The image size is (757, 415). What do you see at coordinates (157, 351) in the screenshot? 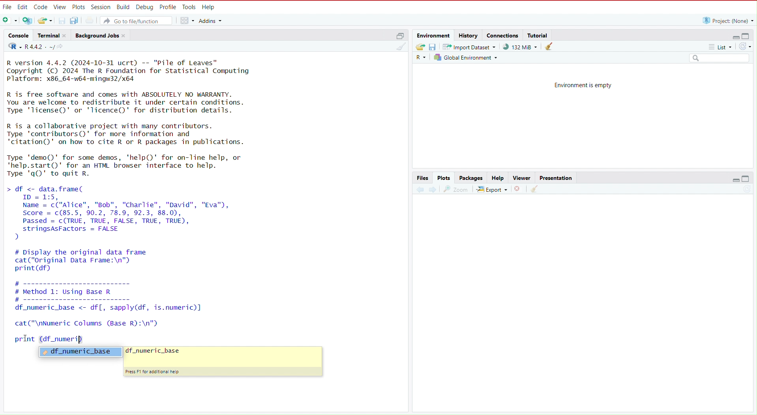
I see `df_numeric_base` at bounding box center [157, 351].